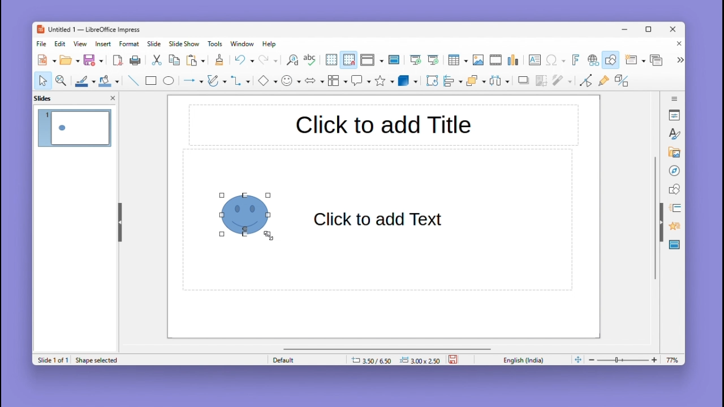  I want to click on display grid, so click(330, 60).